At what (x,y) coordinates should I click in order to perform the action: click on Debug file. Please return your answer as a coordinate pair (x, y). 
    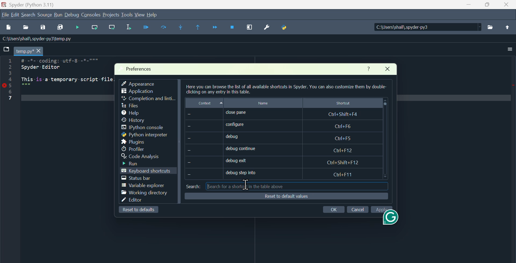
    Looking at the image, I should click on (78, 28).